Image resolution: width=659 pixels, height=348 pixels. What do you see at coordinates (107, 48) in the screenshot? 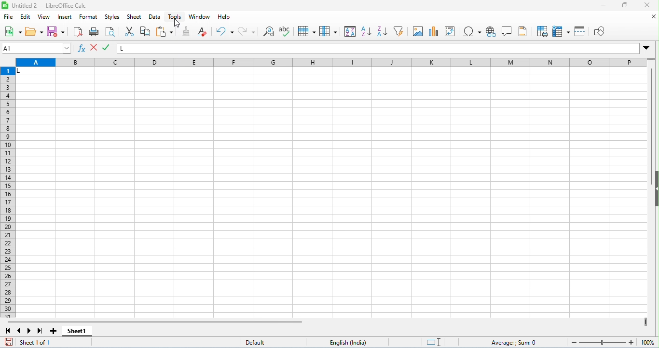
I see `reject` at bounding box center [107, 48].